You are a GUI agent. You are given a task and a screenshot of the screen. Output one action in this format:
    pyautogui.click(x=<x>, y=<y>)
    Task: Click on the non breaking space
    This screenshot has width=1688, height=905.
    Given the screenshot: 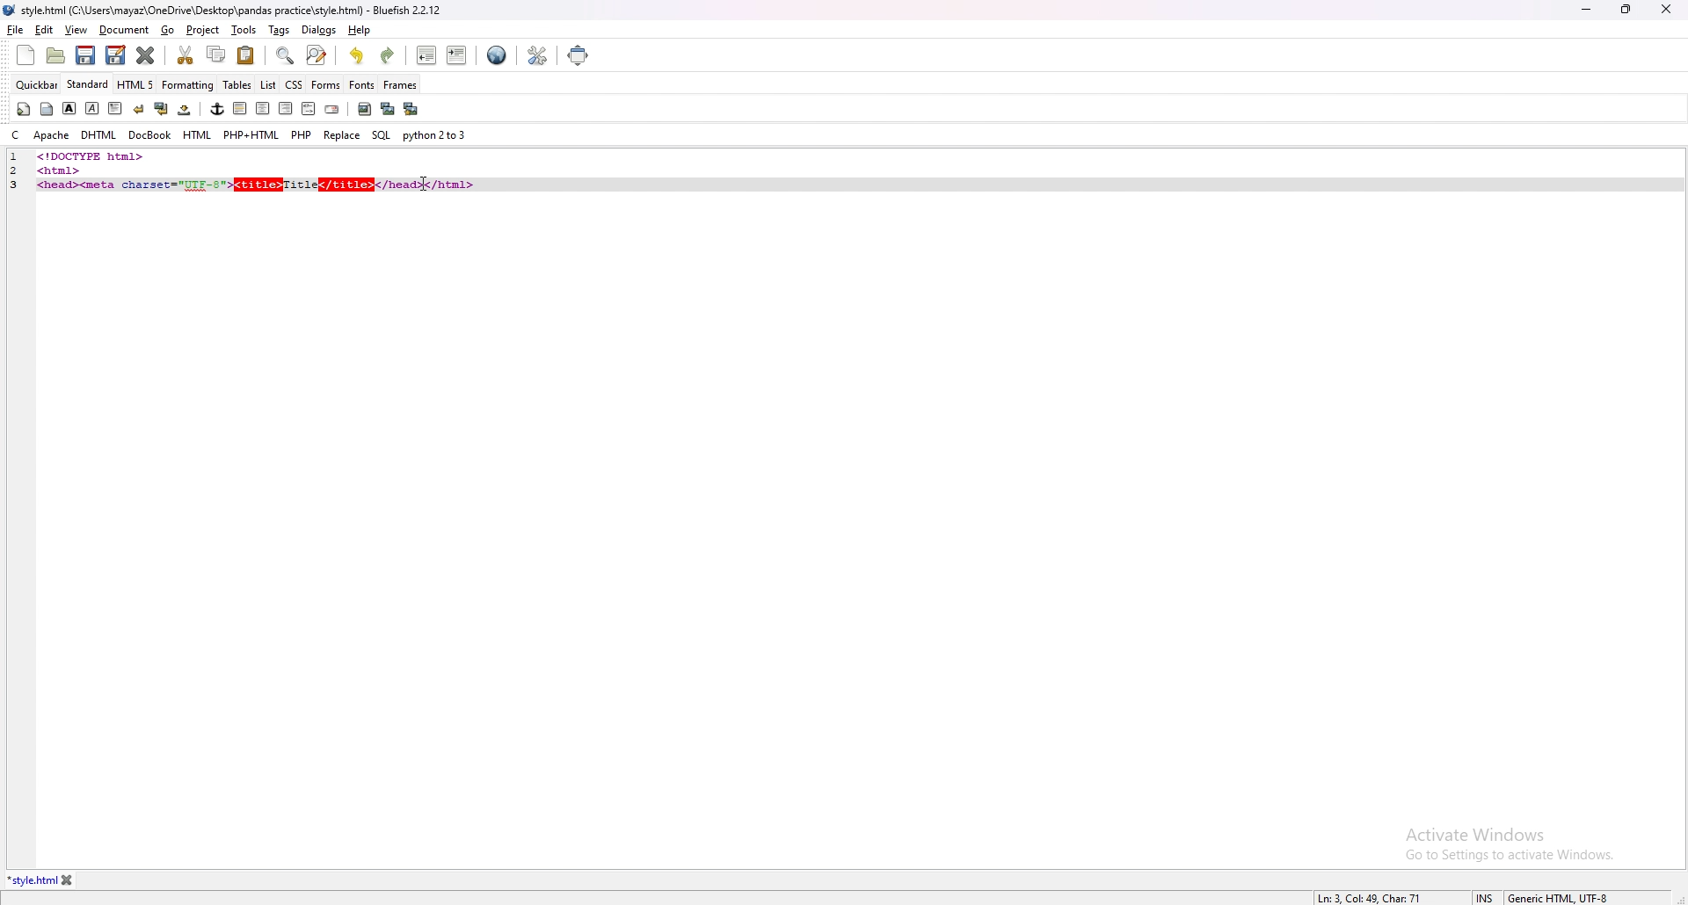 What is the action you would take?
    pyautogui.click(x=186, y=109)
    